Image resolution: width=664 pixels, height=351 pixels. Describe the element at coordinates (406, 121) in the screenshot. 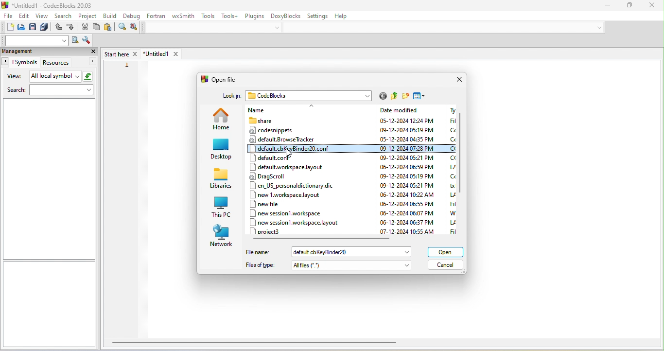

I see `date ` at that location.